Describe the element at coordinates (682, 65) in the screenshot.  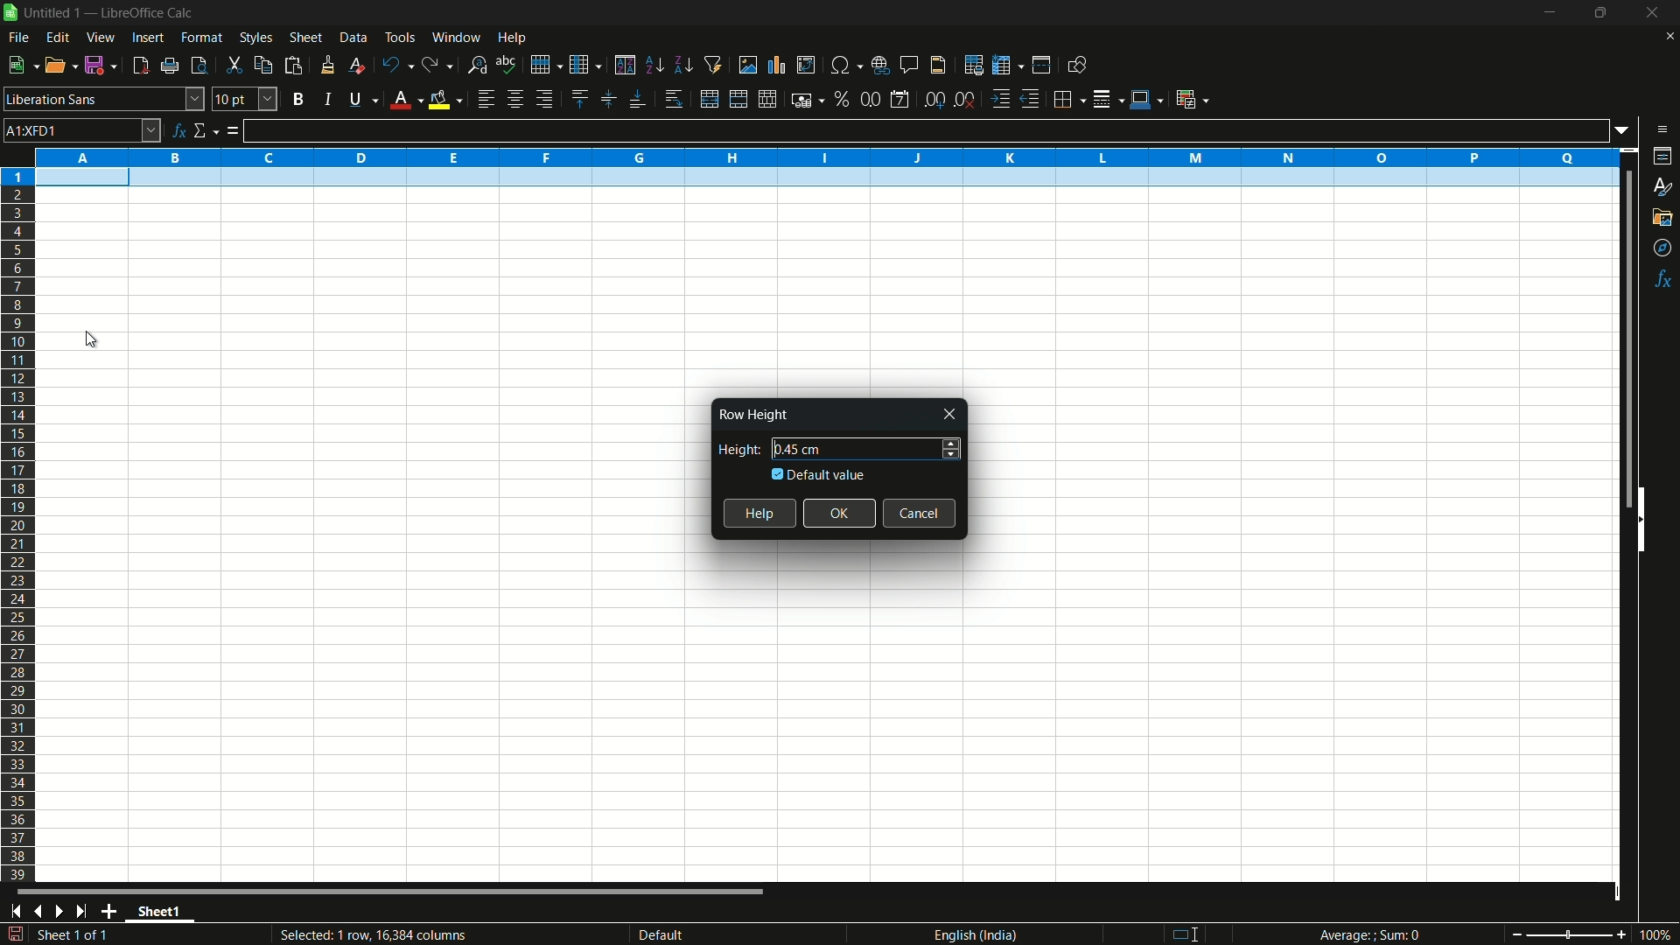
I see `sort descending` at that location.